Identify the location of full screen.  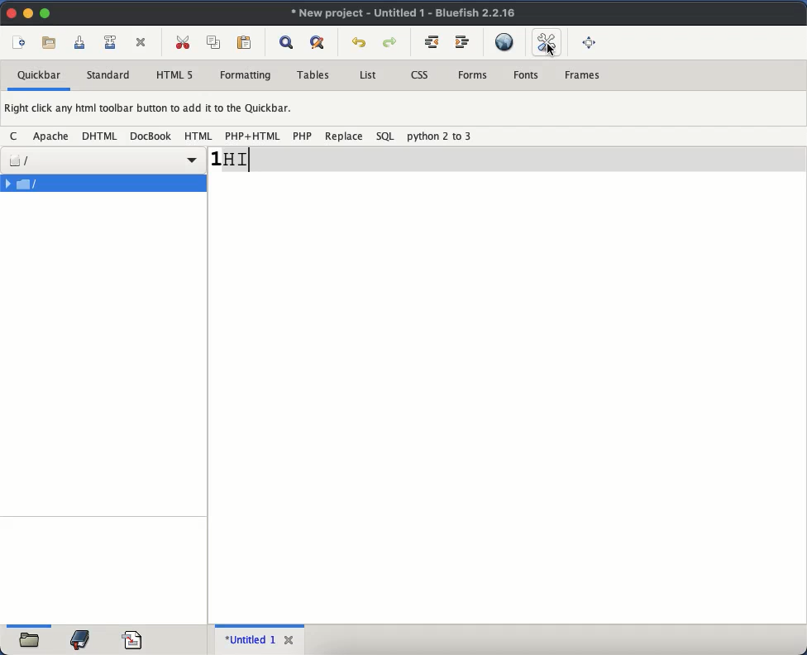
(590, 41).